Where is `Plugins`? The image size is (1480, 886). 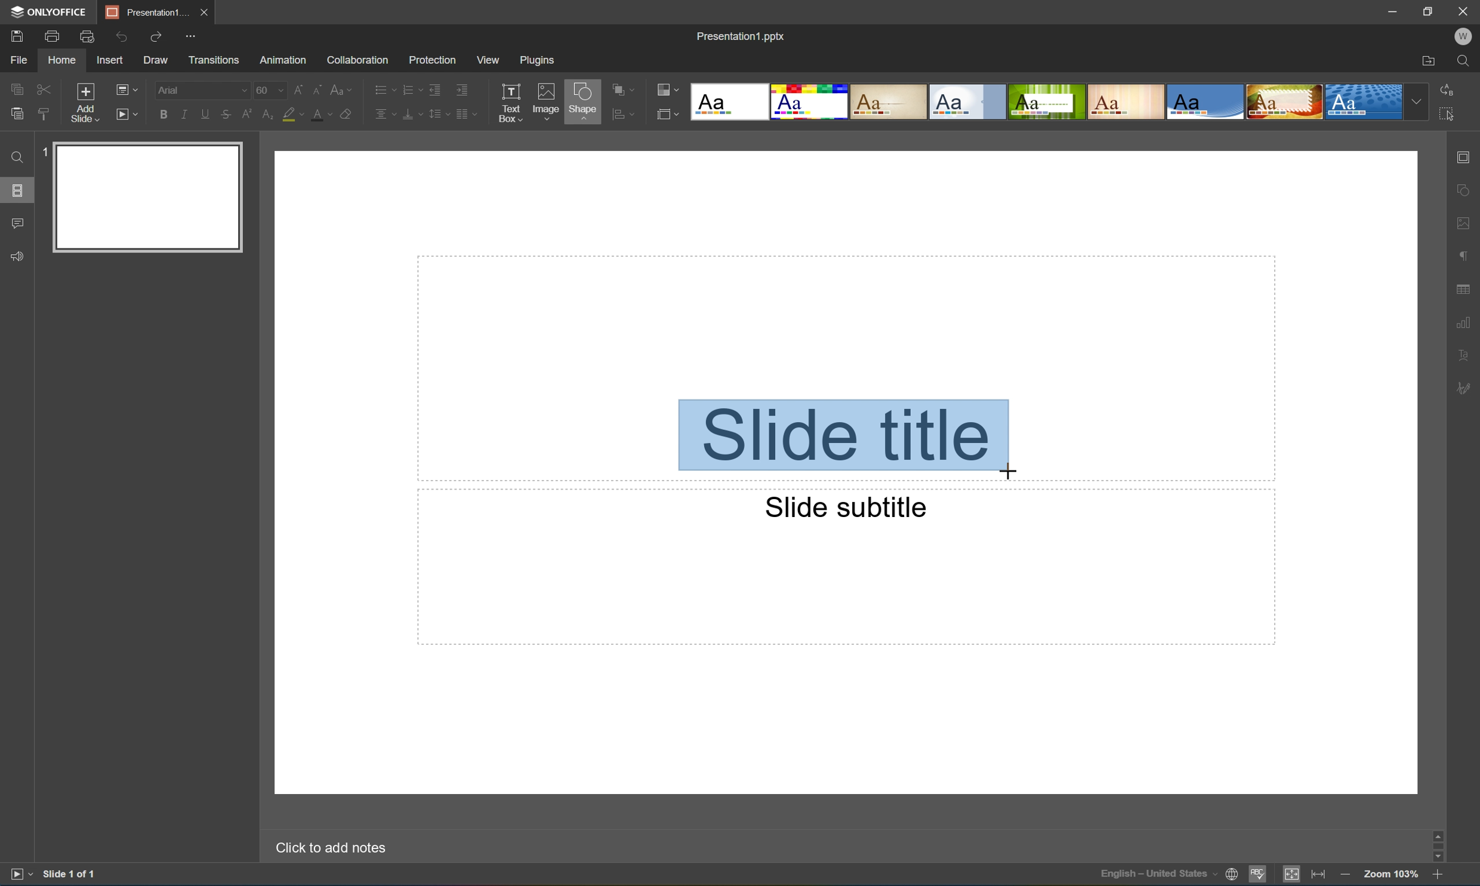 Plugins is located at coordinates (536, 60).